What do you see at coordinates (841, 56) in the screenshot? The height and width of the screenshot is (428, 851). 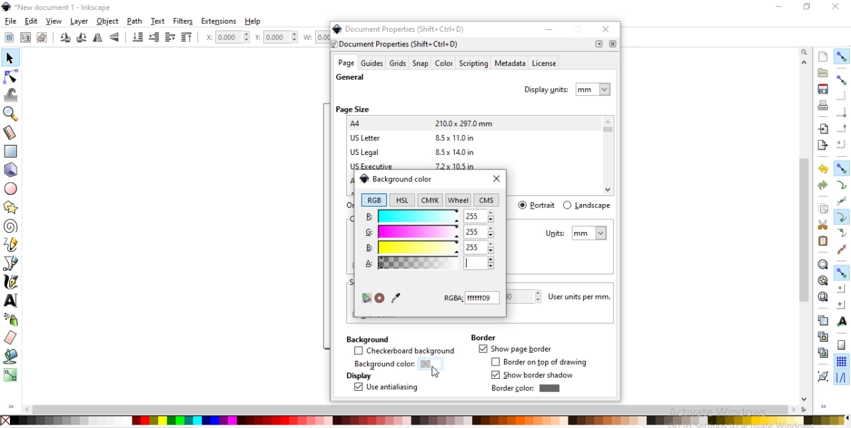 I see `enable snapping` at bounding box center [841, 56].